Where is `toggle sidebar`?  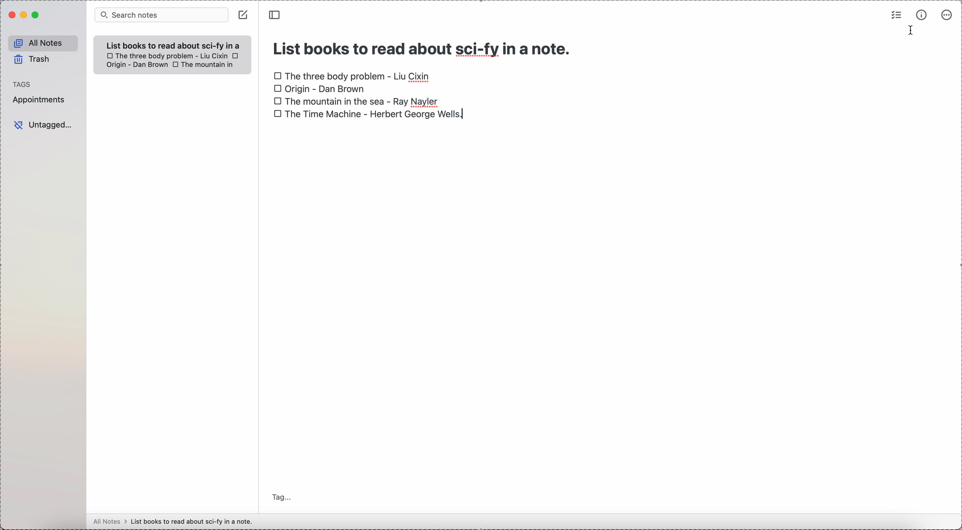
toggle sidebar is located at coordinates (276, 15).